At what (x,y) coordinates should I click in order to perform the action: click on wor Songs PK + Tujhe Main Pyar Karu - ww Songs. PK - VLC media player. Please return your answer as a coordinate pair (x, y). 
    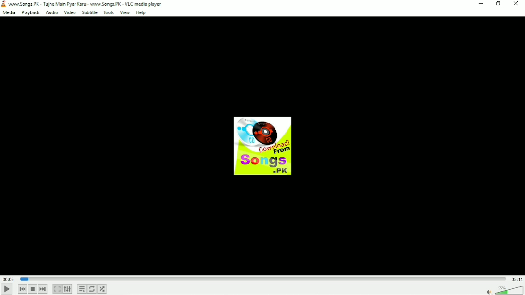
    Looking at the image, I should click on (86, 4).